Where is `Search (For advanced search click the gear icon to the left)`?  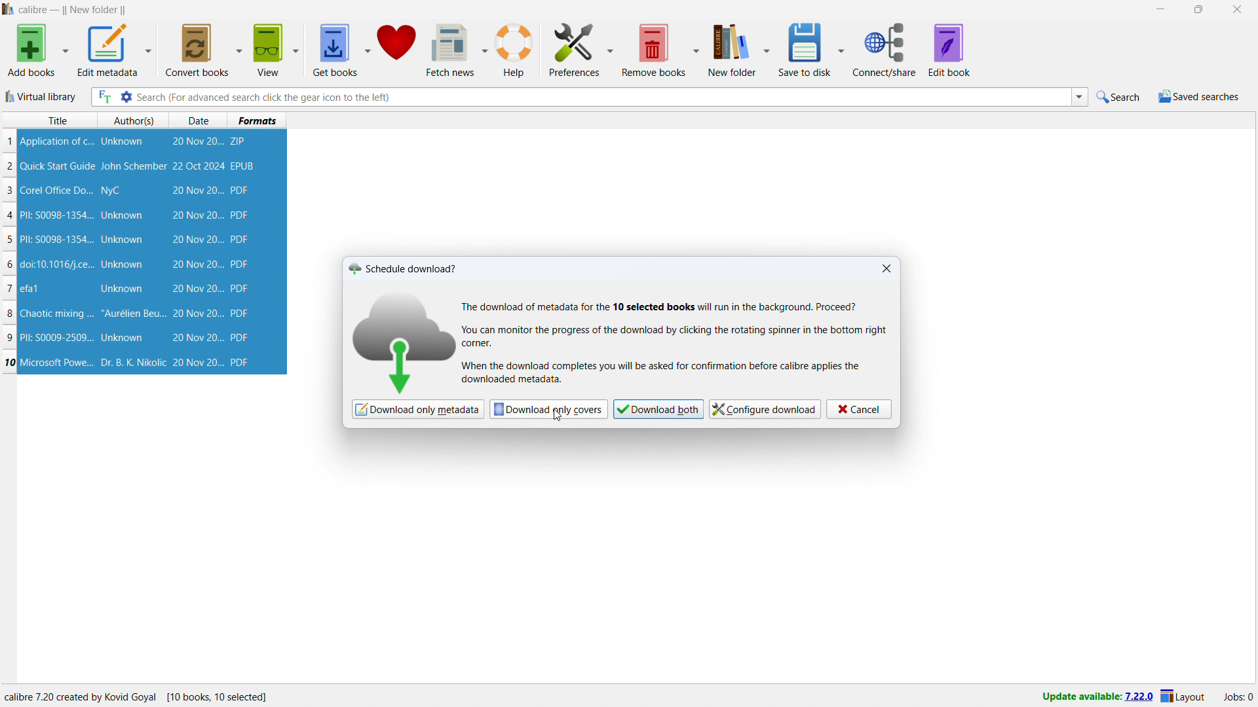 Search (For advanced search click the gear icon to the left) is located at coordinates (601, 96).